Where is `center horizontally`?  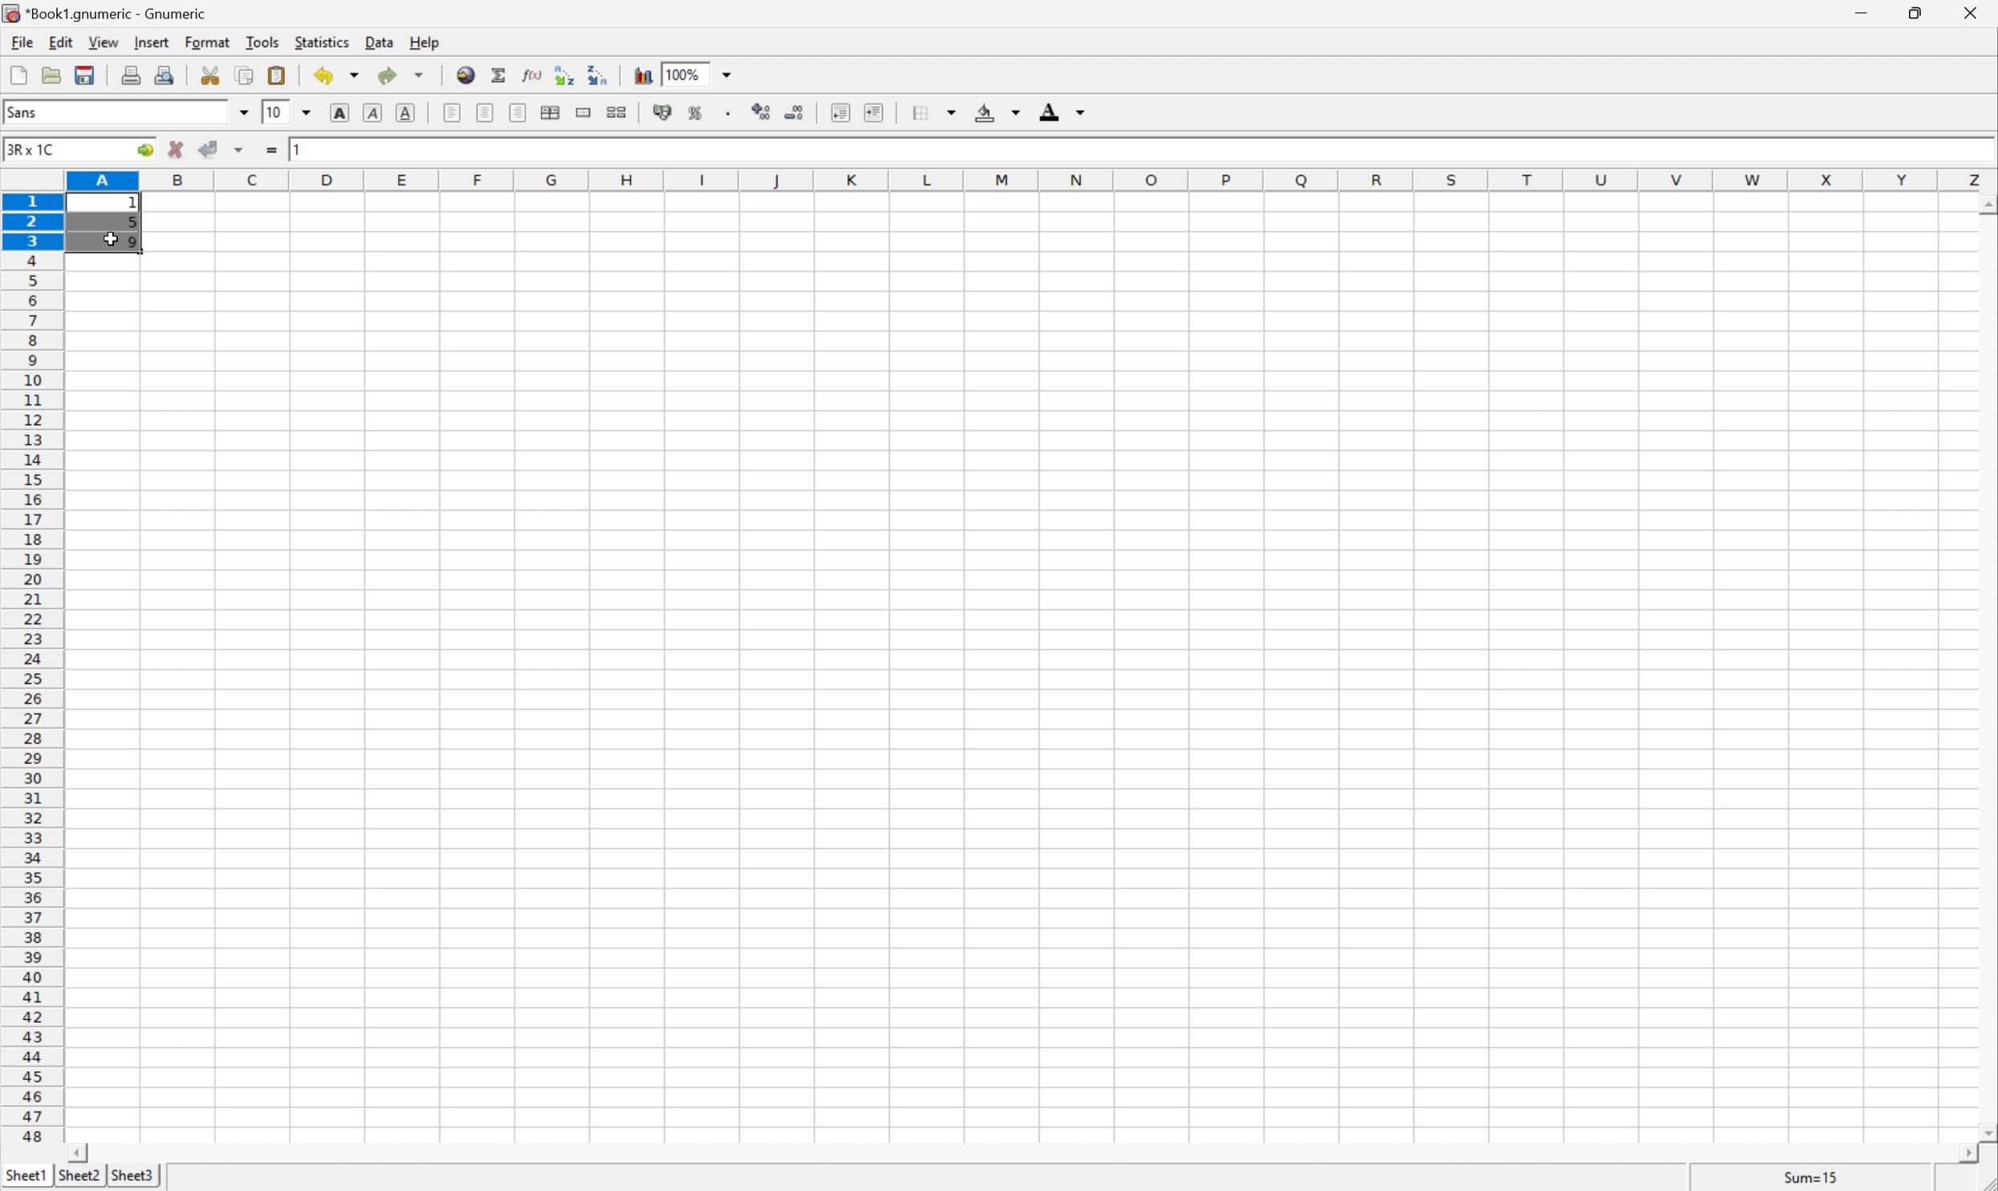
center horizontally is located at coordinates (552, 111).